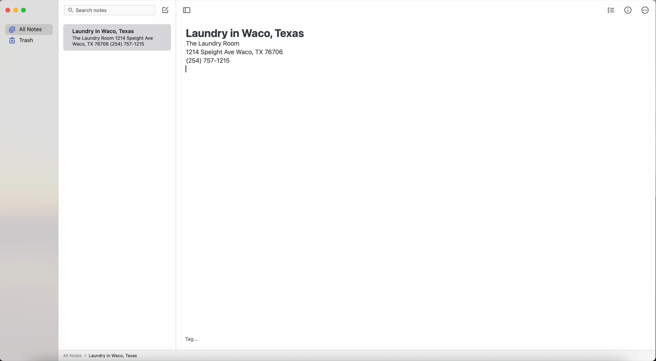 The height and width of the screenshot is (361, 656). Describe the element at coordinates (214, 43) in the screenshot. I see `the laundry room` at that location.